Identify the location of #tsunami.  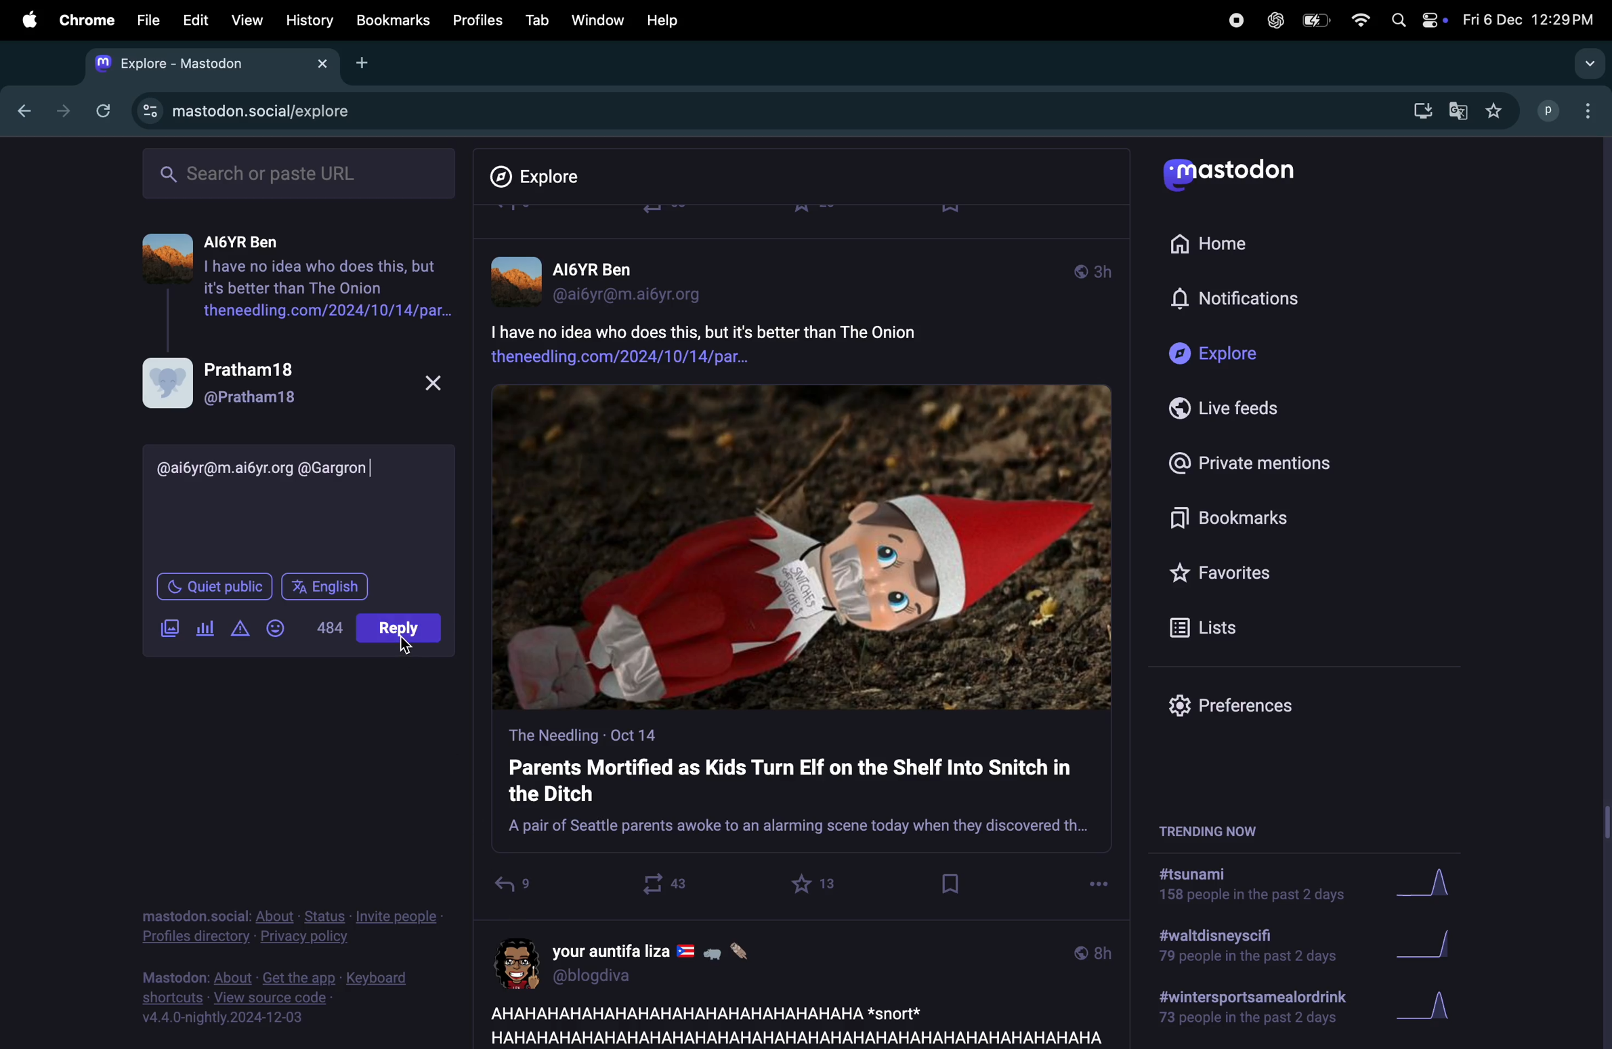
(1260, 888).